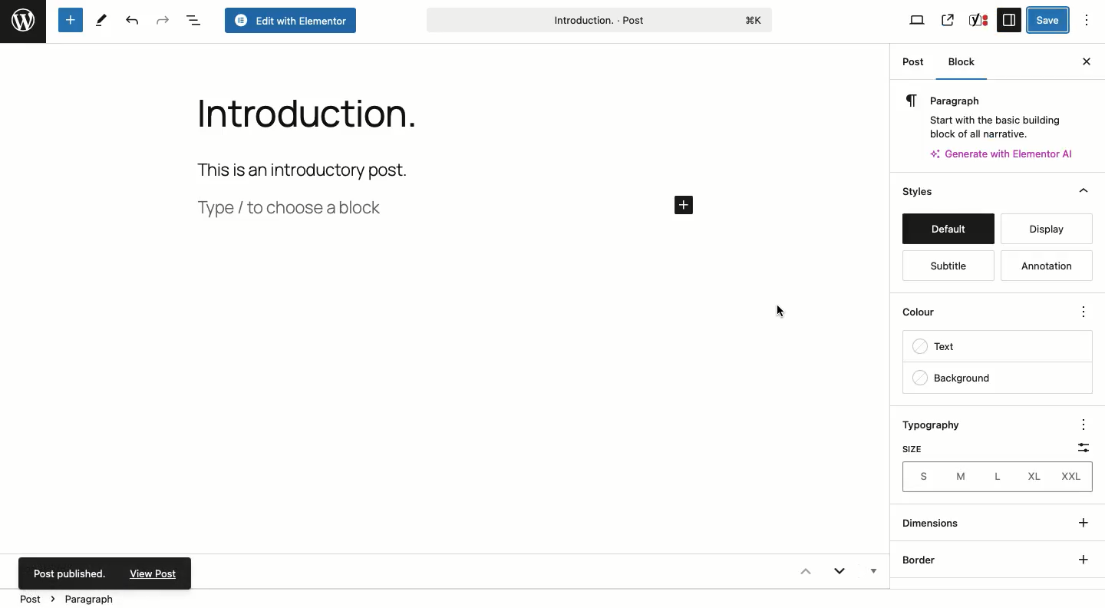  What do you see at coordinates (295, 210) in the screenshot?
I see `Type / to choose a block` at bounding box center [295, 210].